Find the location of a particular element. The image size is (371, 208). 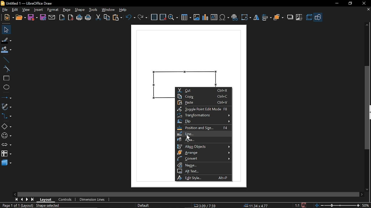

Select is located at coordinates (5, 29).